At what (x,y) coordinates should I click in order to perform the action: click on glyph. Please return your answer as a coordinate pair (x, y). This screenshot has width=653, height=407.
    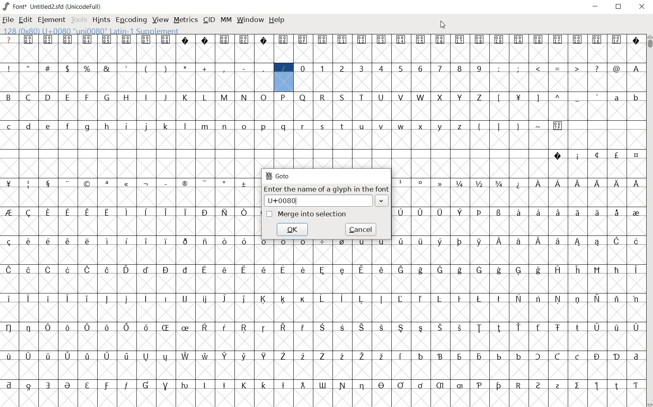
    Looking at the image, I should click on (499, 357).